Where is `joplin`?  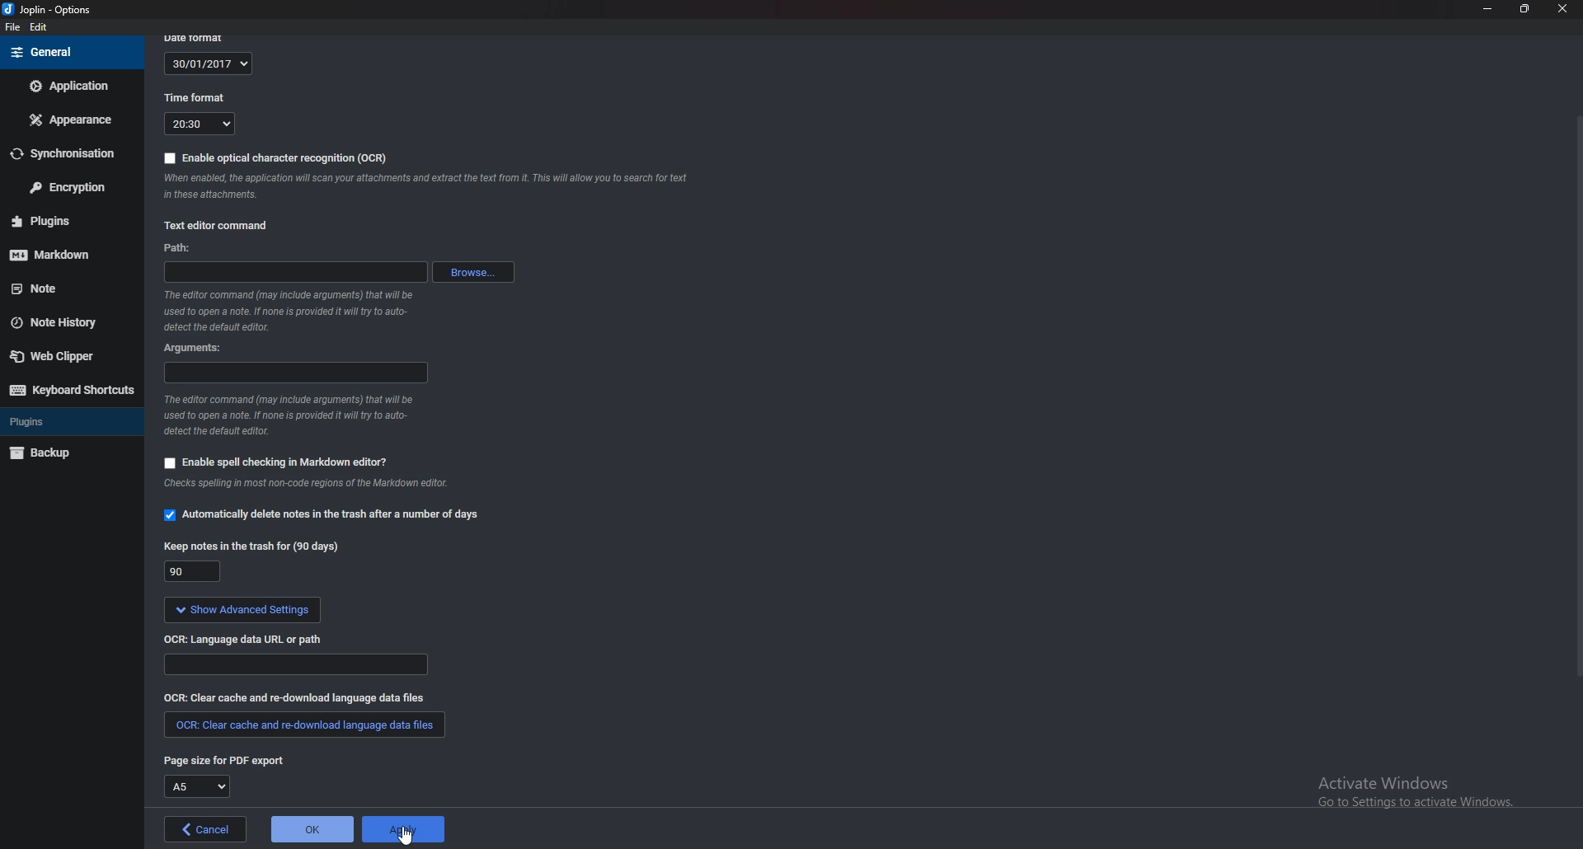
joplin is located at coordinates (54, 10).